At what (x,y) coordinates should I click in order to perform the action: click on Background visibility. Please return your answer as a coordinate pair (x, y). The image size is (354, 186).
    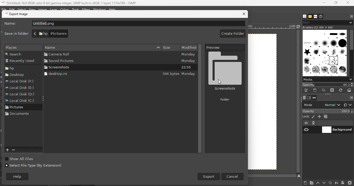
    Looking at the image, I should click on (337, 130).